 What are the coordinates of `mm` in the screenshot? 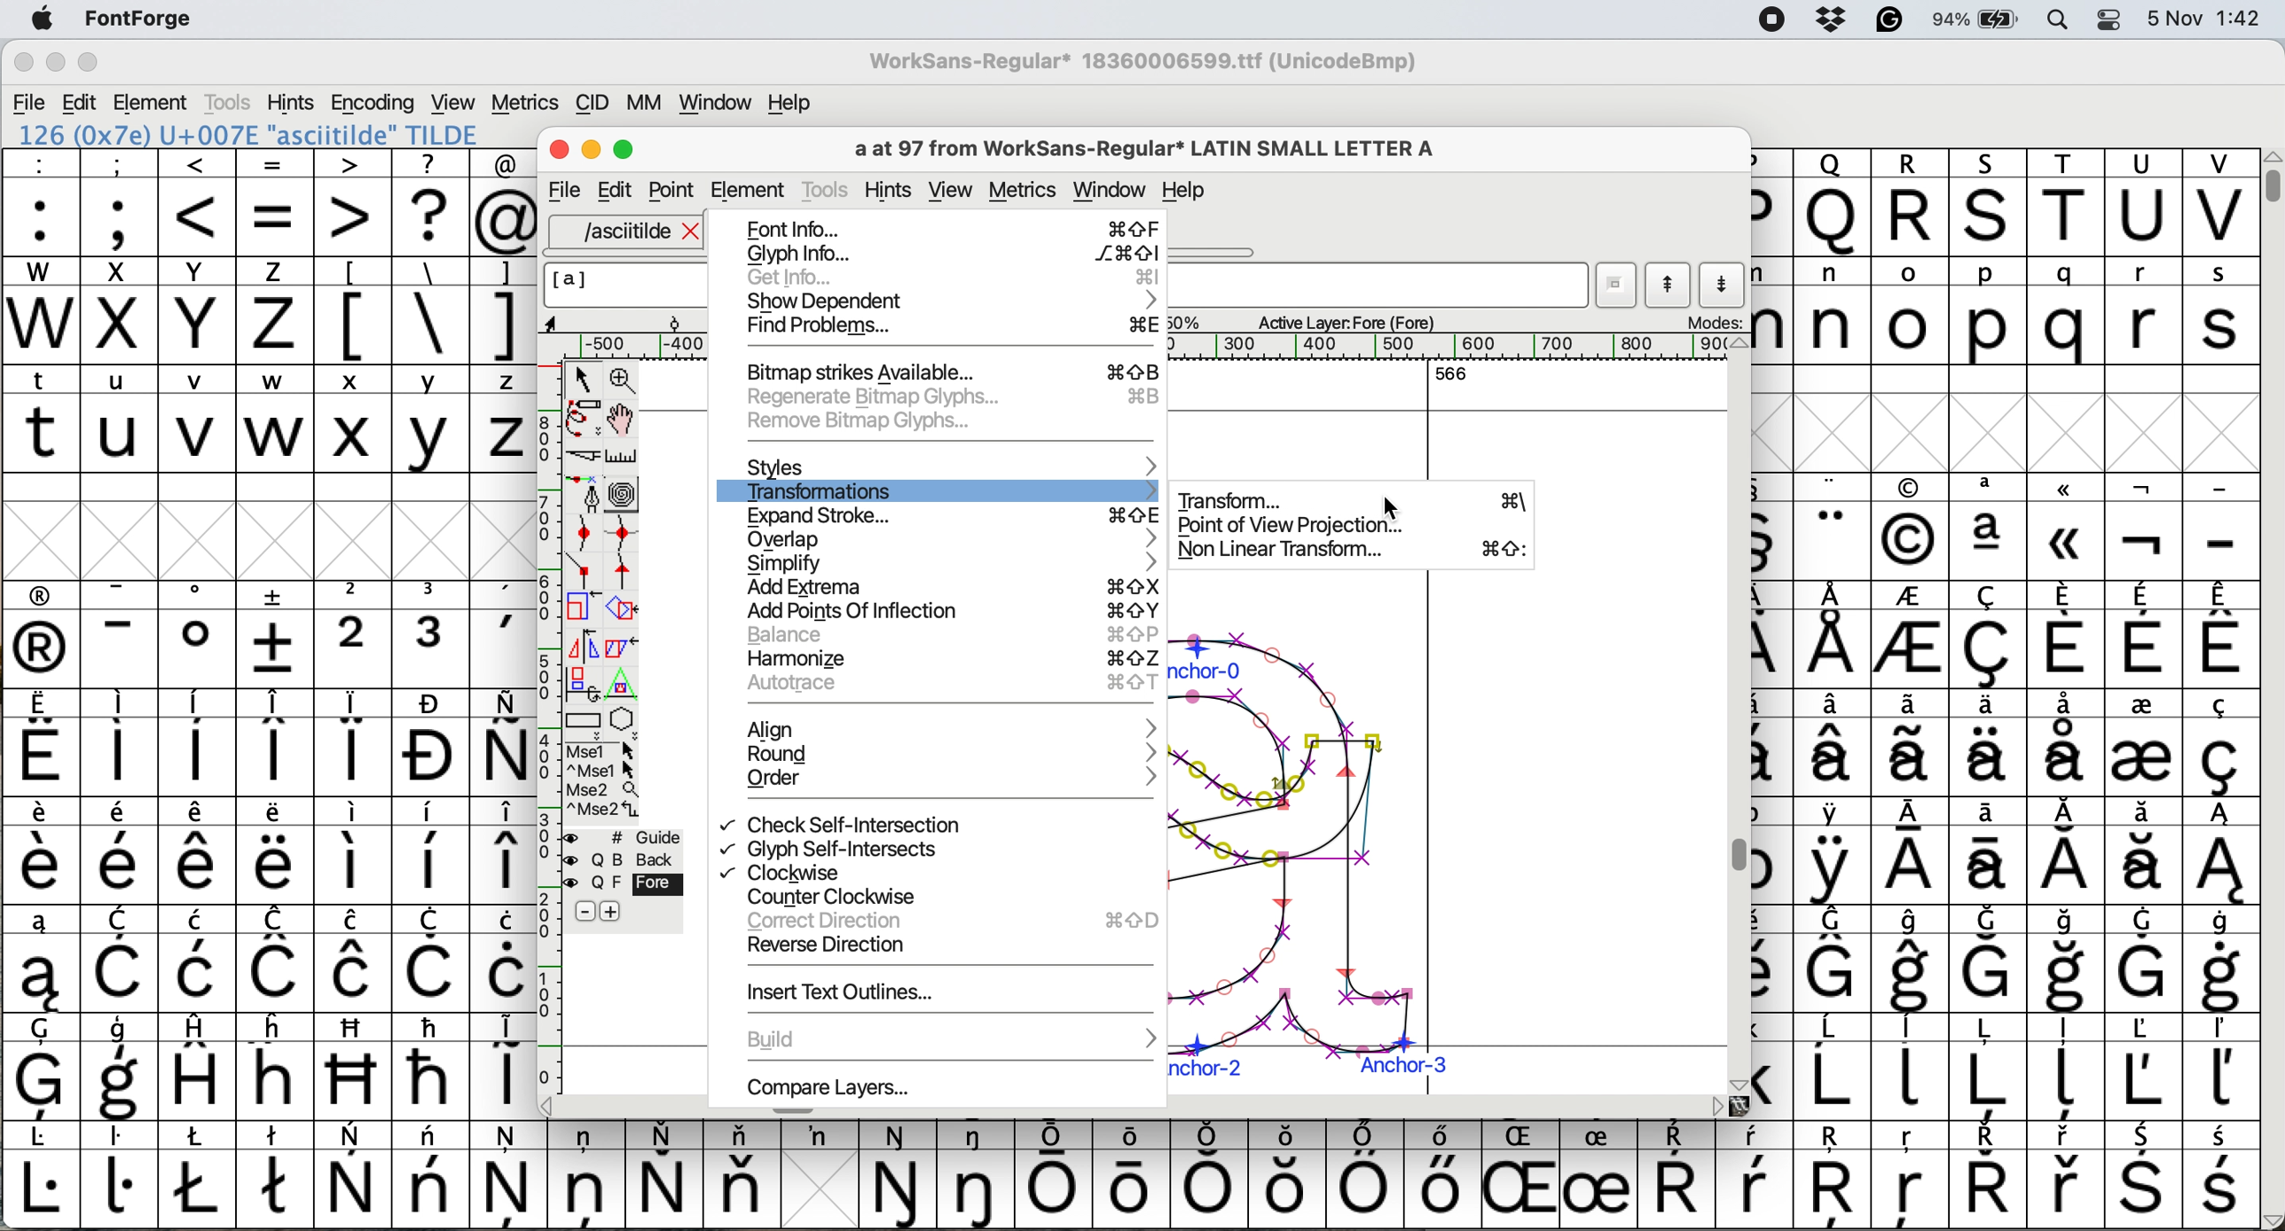 It's located at (643, 102).